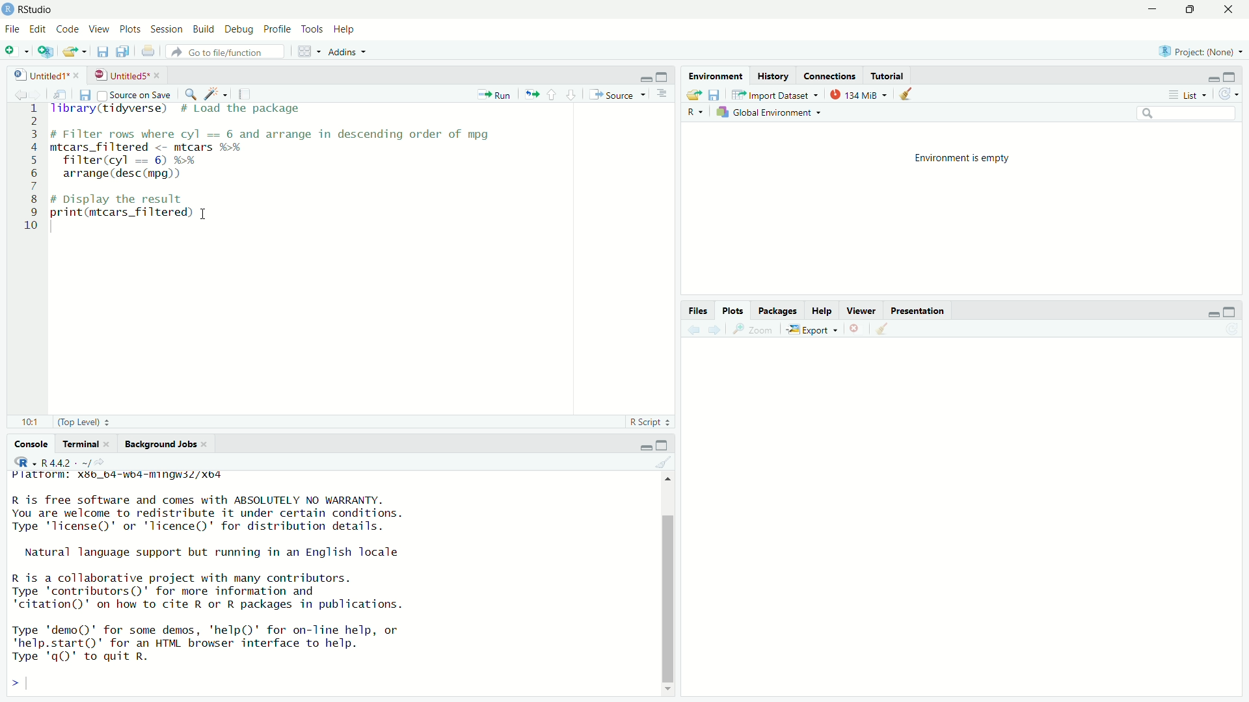 The height and width of the screenshot is (702, 1249). Describe the element at coordinates (1154, 8) in the screenshot. I see `minimize` at that location.